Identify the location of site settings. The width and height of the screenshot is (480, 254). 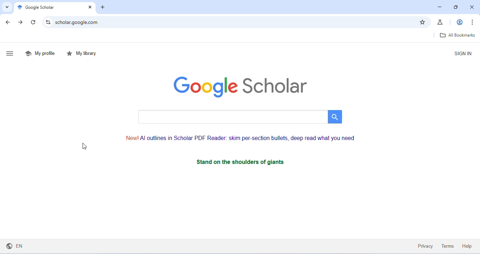
(48, 22).